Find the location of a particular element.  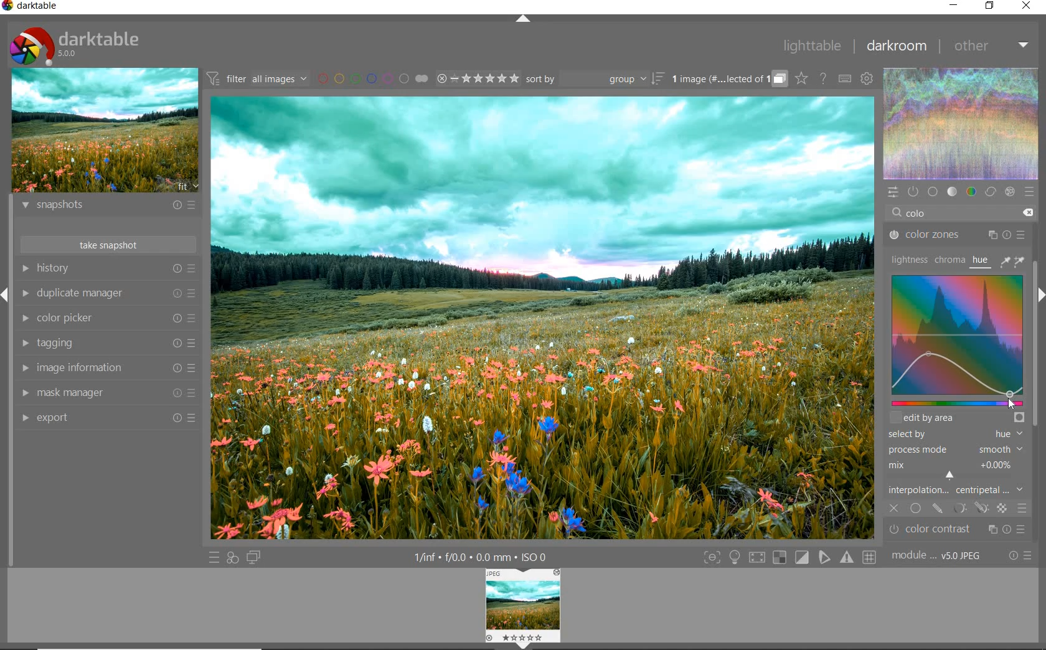

expand/collapse is located at coordinates (525, 19).